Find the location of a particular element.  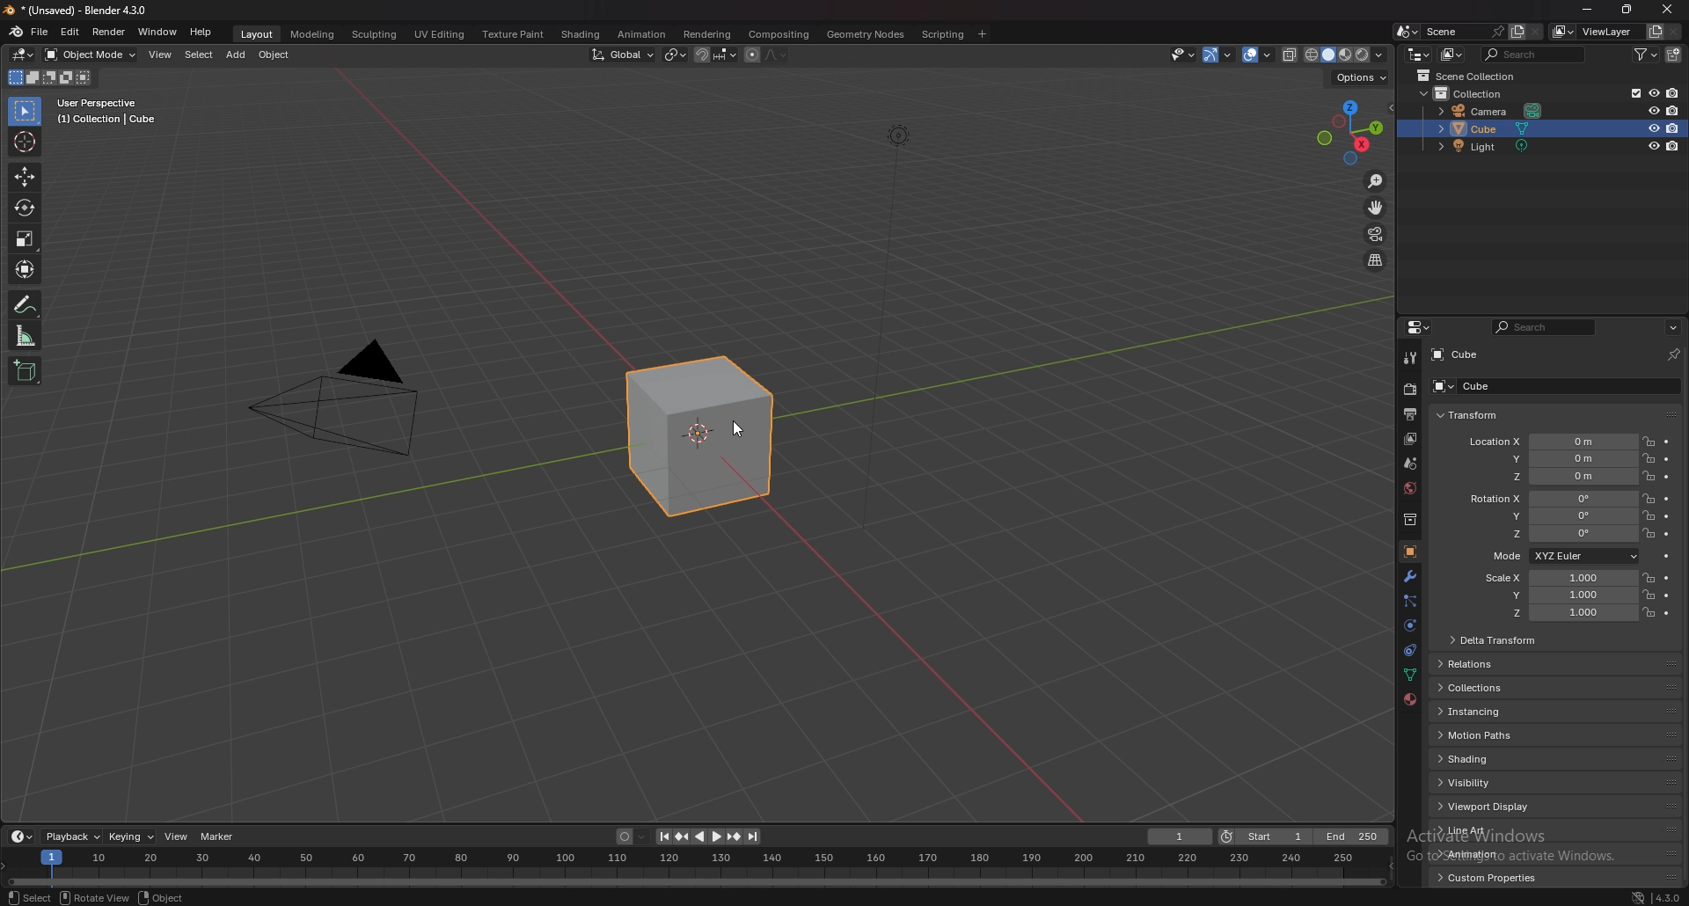

marker is located at coordinates (220, 837).